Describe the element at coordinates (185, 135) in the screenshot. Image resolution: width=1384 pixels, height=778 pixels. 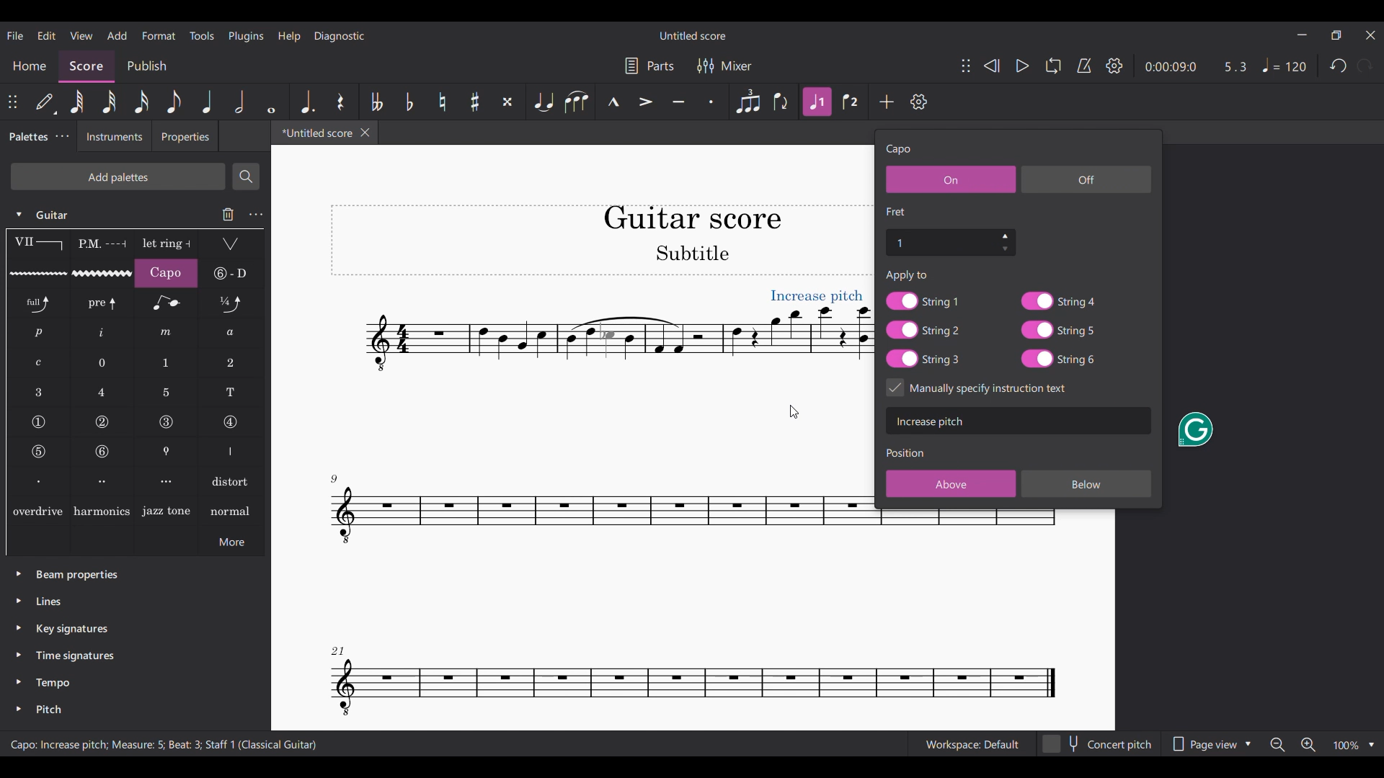
I see `Properties tab` at that location.